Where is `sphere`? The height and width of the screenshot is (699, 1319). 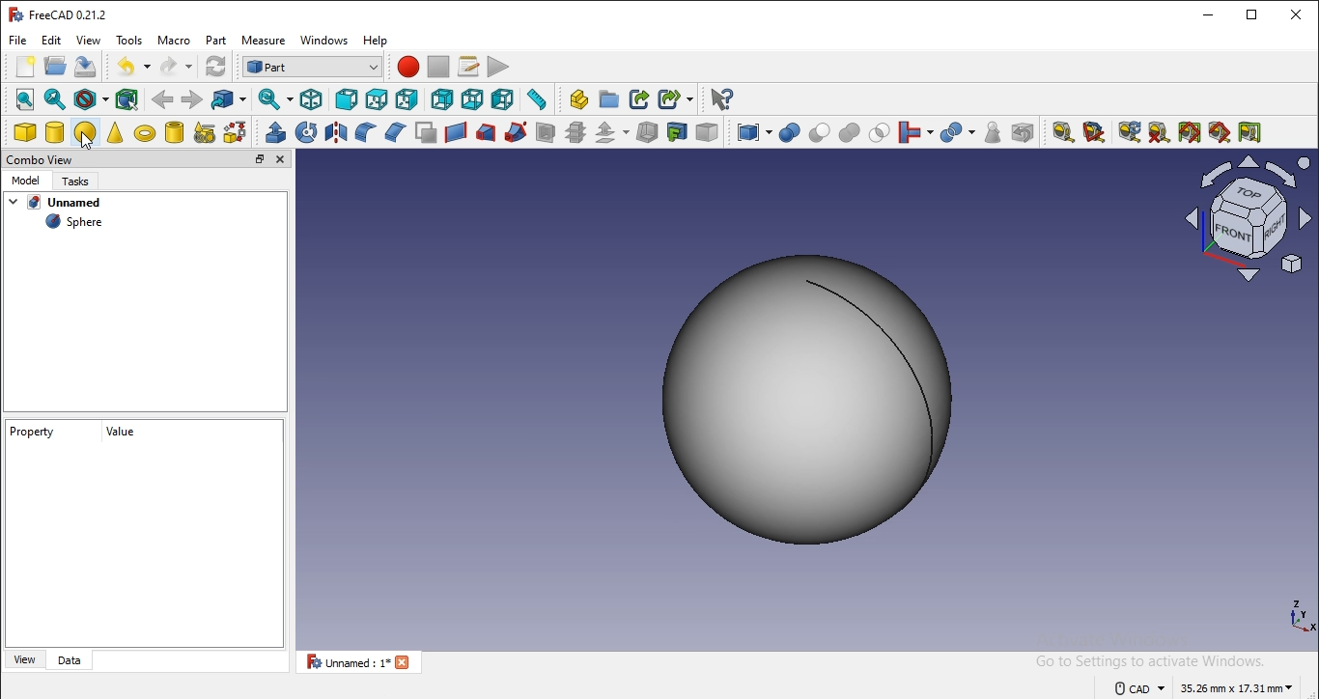
sphere is located at coordinates (75, 223).